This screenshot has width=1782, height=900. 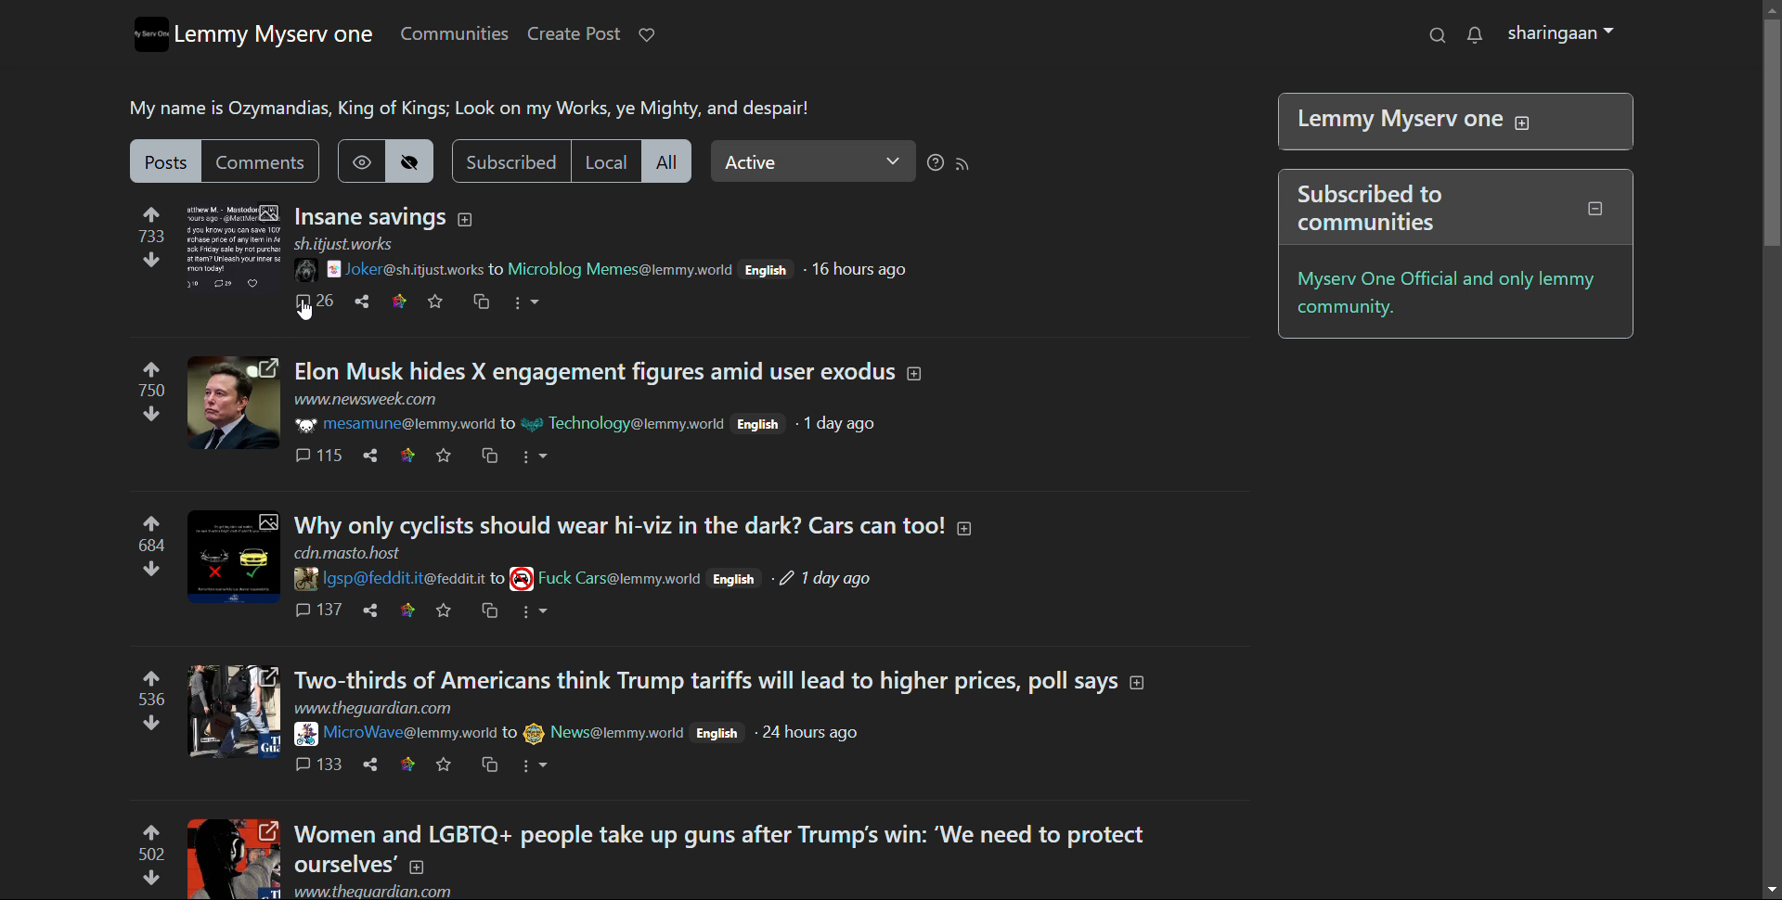 What do you see at coordinates (453, 34) in the screenshot?
I see `communities` at bounding box center [453, 34].